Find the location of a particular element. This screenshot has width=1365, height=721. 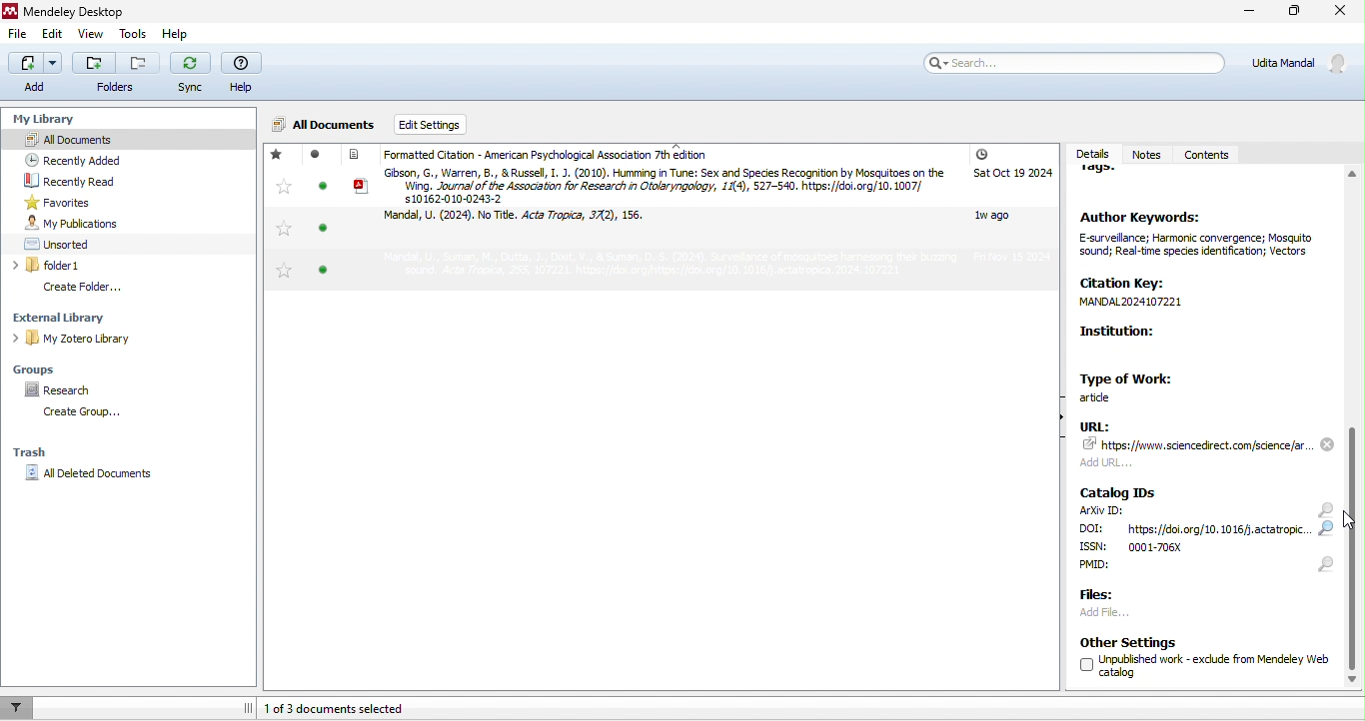

help is located at coordinates (173, 34).